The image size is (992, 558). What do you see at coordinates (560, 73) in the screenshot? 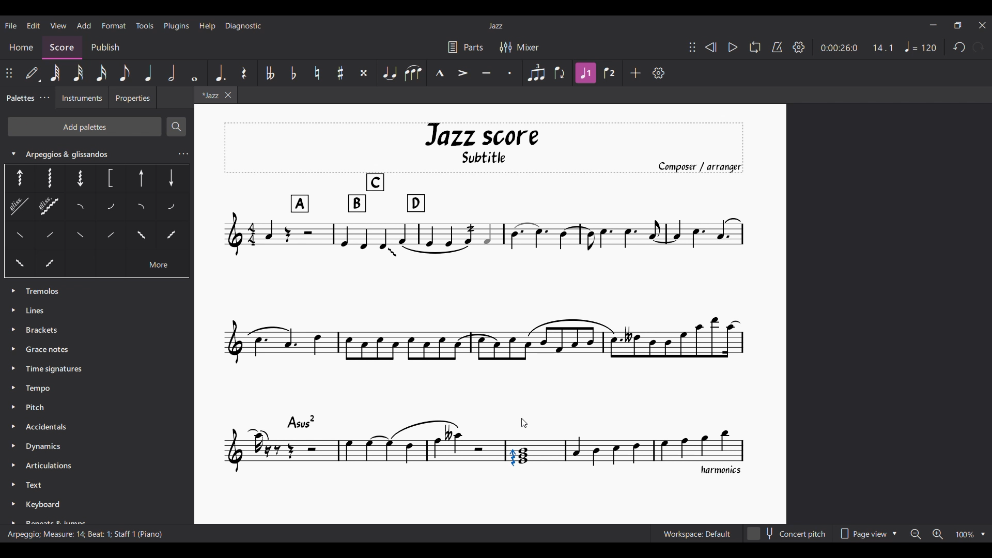
I see `Flip direction` at bounding box center [560, 73].